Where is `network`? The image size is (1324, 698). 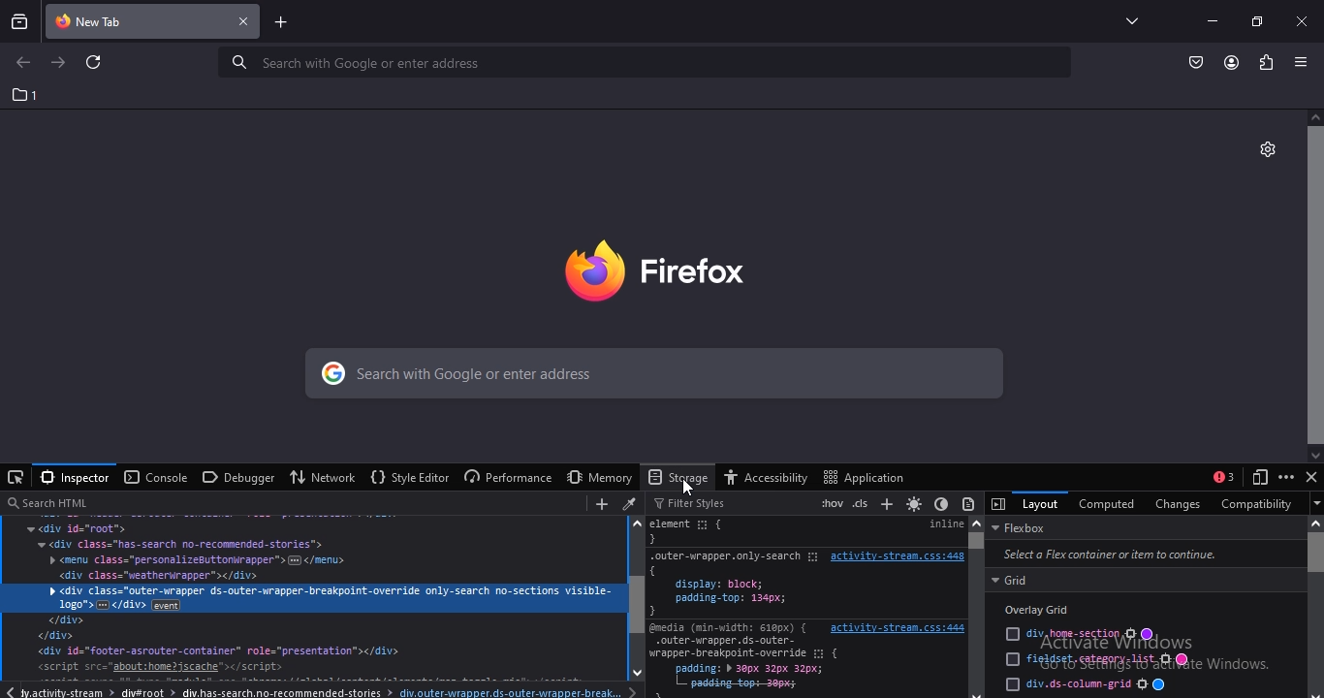 network is located at coordinates (325, 476).